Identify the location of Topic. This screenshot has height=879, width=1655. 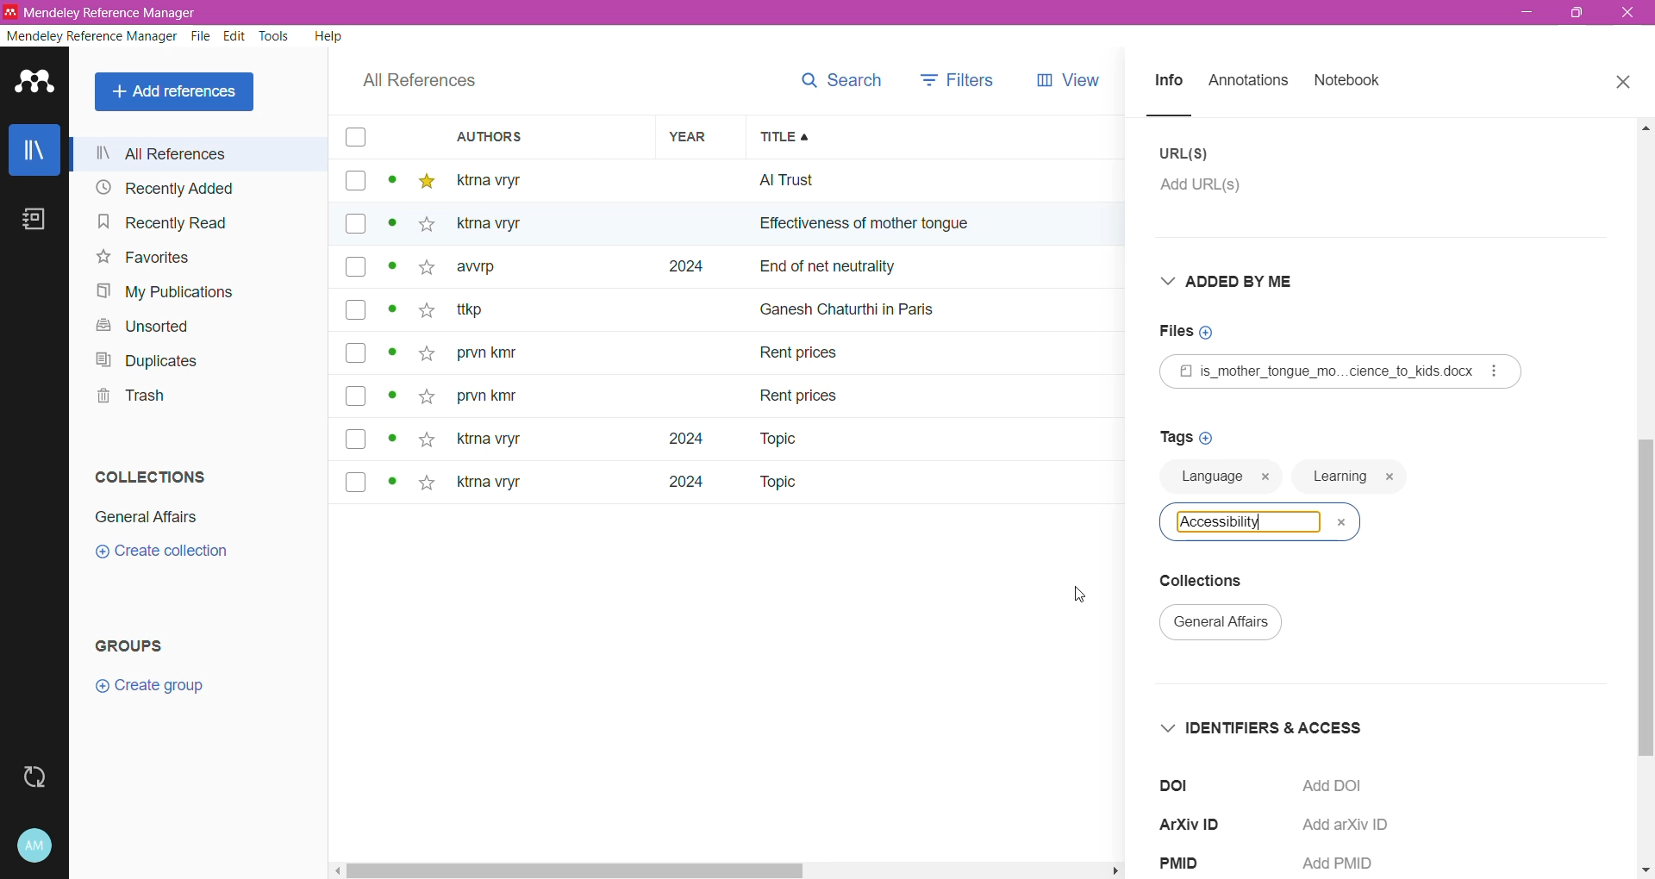
(766, 439).